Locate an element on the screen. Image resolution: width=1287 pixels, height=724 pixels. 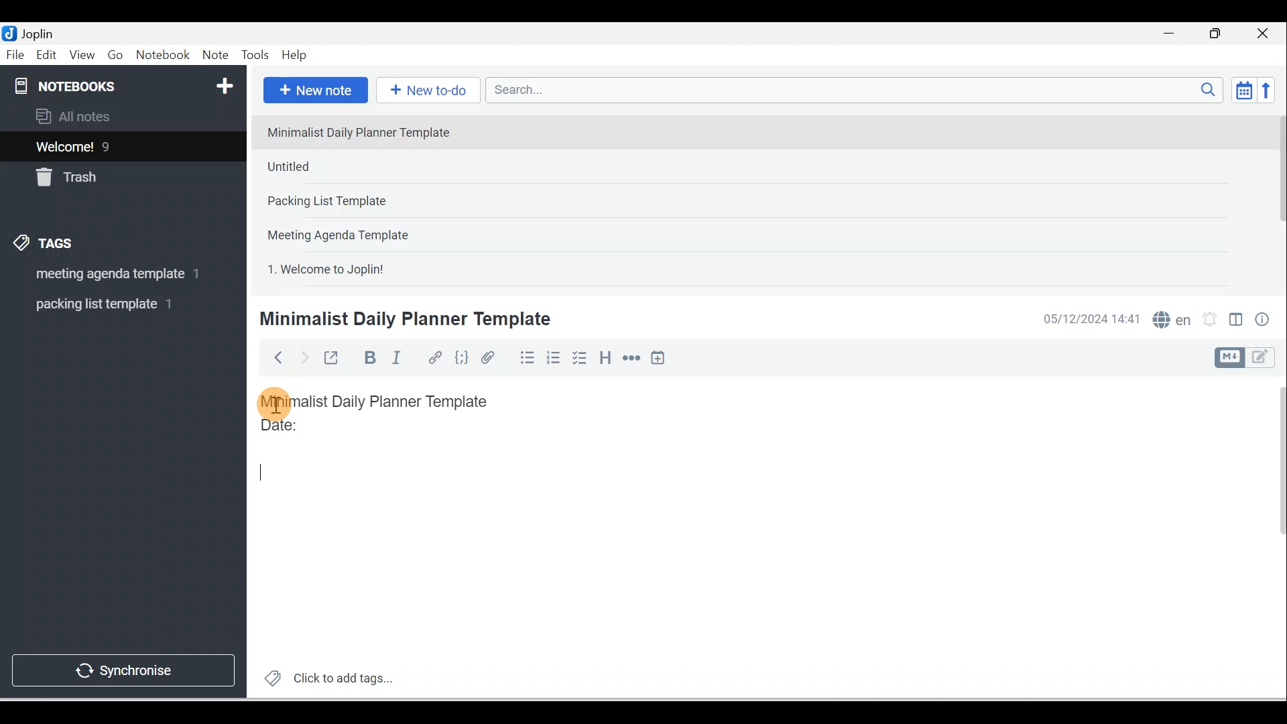
Joplin is located at coordinates (41, 32).